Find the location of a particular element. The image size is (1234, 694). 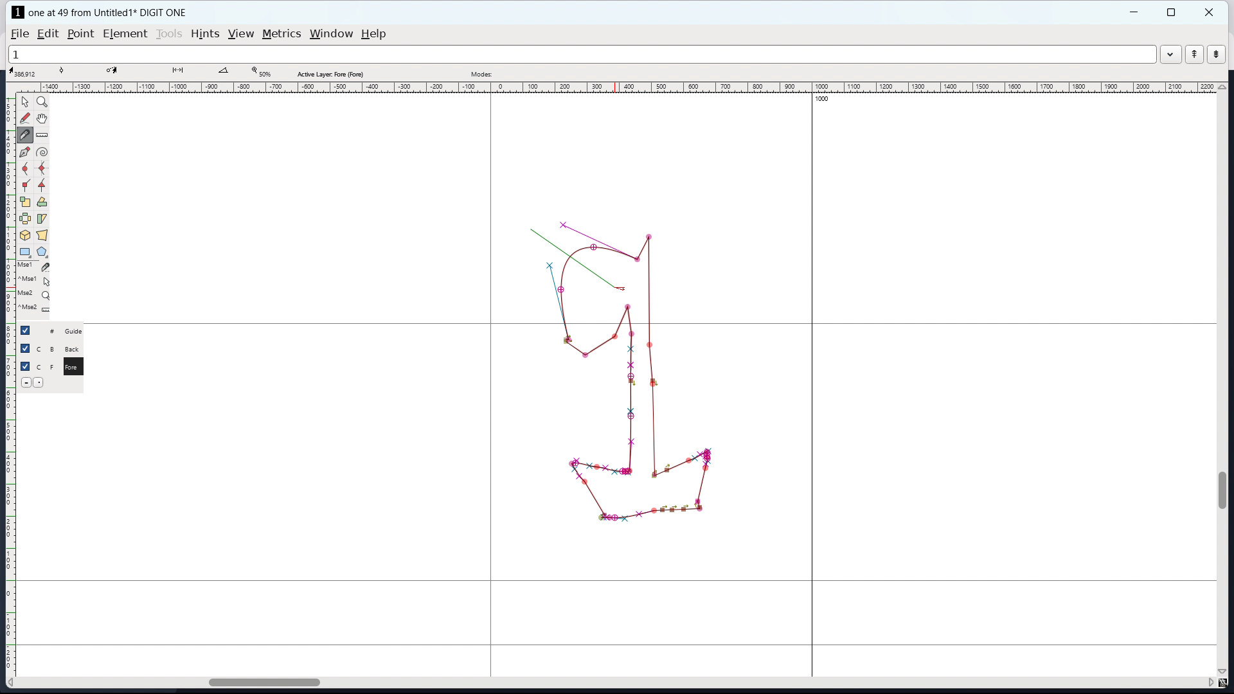

magnify is located at coordinates (42, 102).